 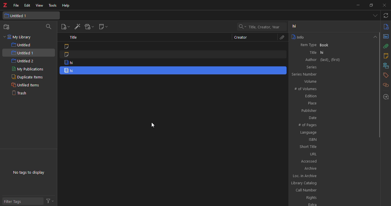 What do you see at coordinates (13, 202) in the screenshot?
I see `filter tags` at bounding box center [13, 202].